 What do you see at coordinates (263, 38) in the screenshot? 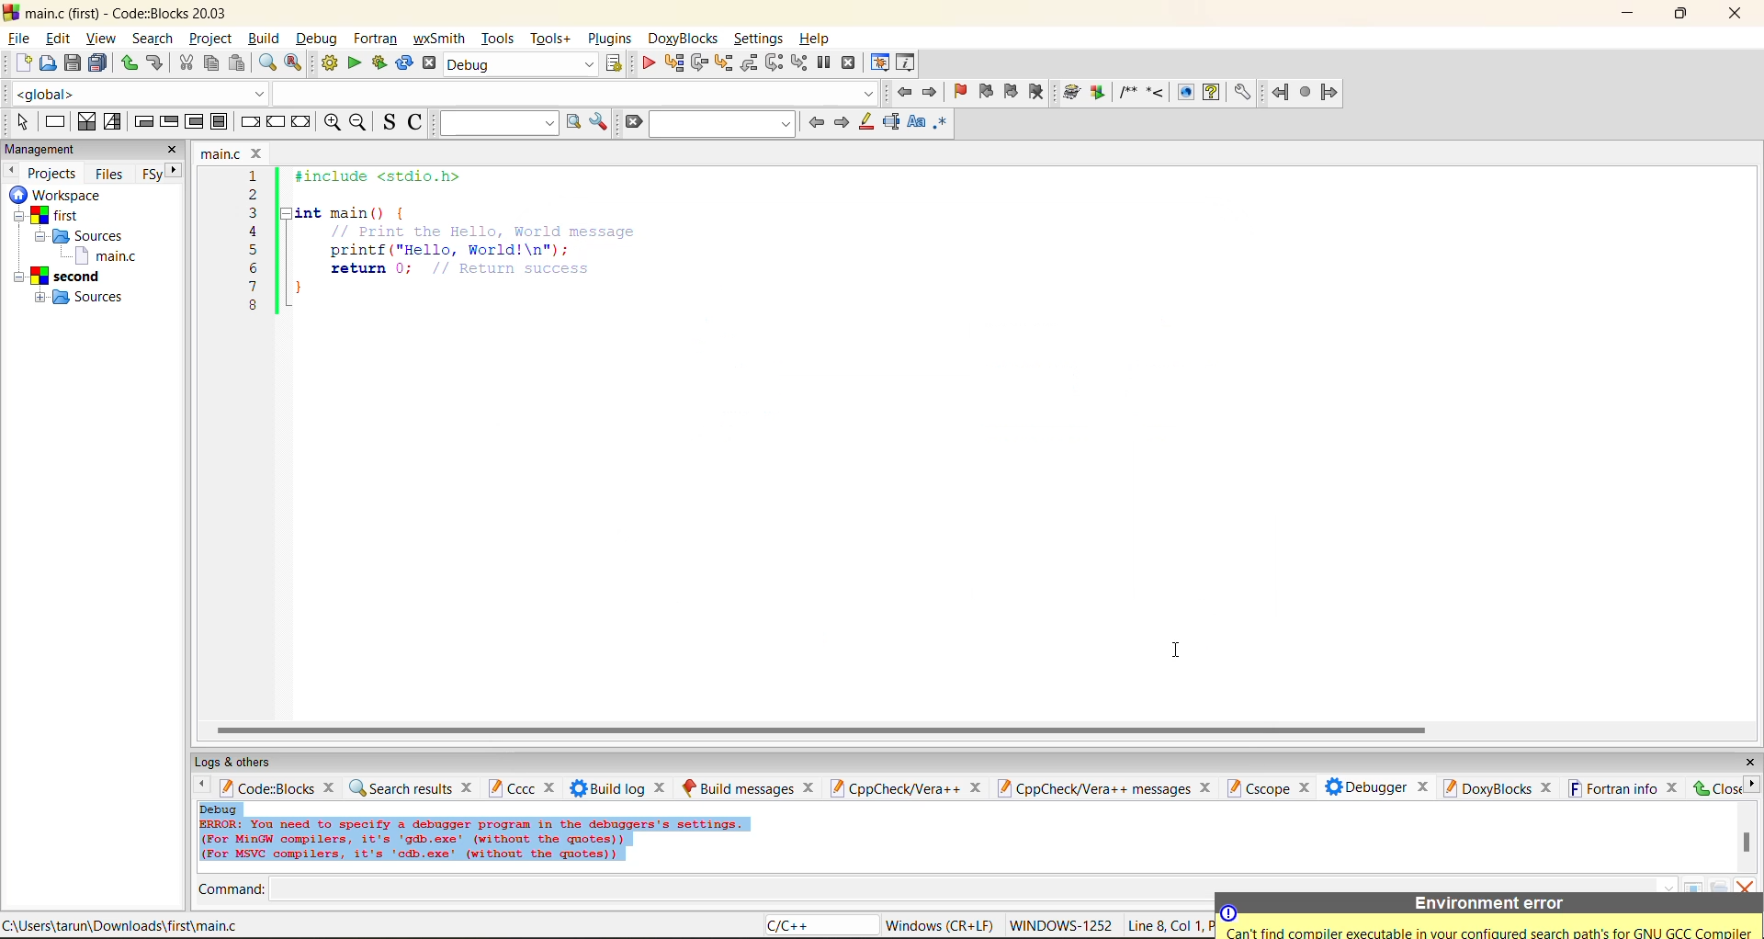
I see `build` at bounding box center [263, 38].